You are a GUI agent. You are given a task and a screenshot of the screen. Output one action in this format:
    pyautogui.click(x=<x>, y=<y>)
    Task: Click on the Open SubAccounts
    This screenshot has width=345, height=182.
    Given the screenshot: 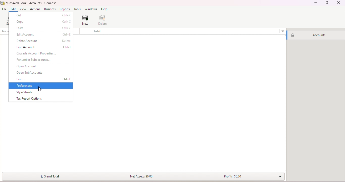 What is the action you would take?
    pyautogui.click(x=36, y=73)
    